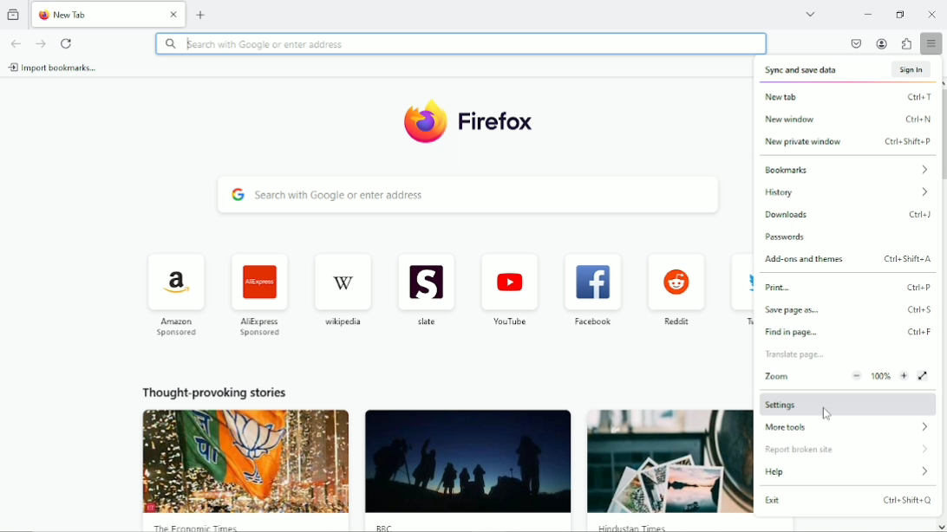 The height and width of the screenshot is (532, 947). What do you see at coordinates (846, 96) in the screenshot?
I see `New tab Ctrl+T` at bounding box center [846, 96].